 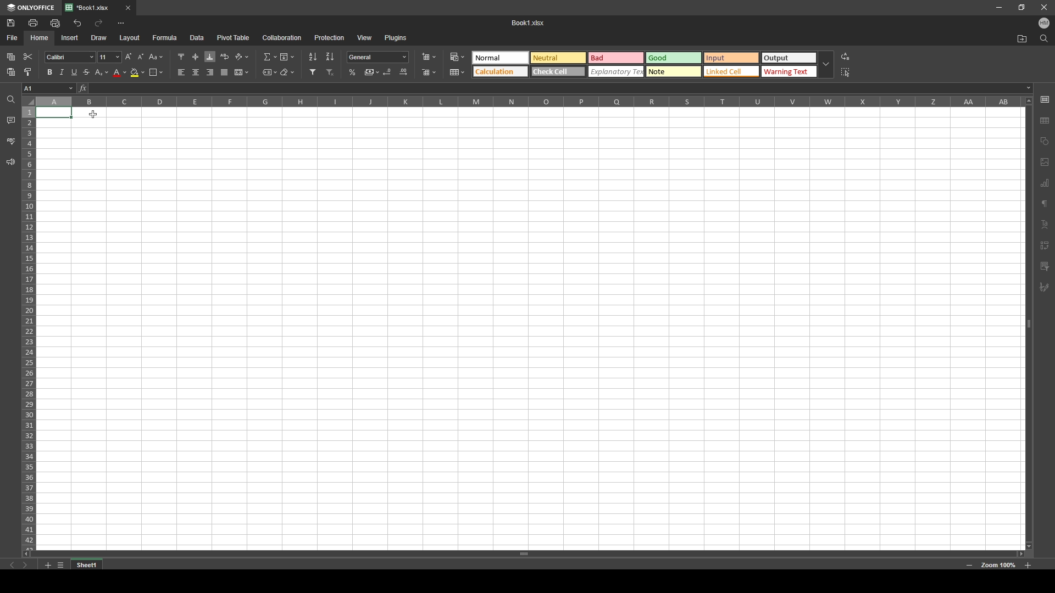 I want to click on spell check, so click(x=10, y=141).